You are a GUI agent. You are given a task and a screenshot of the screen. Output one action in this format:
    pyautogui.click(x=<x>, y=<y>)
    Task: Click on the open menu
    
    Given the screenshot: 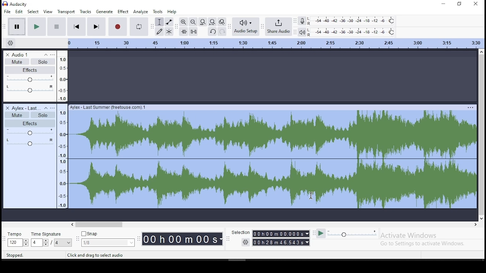 What is the action you would take?
    pyautogui.click(x=53, y=55)
    